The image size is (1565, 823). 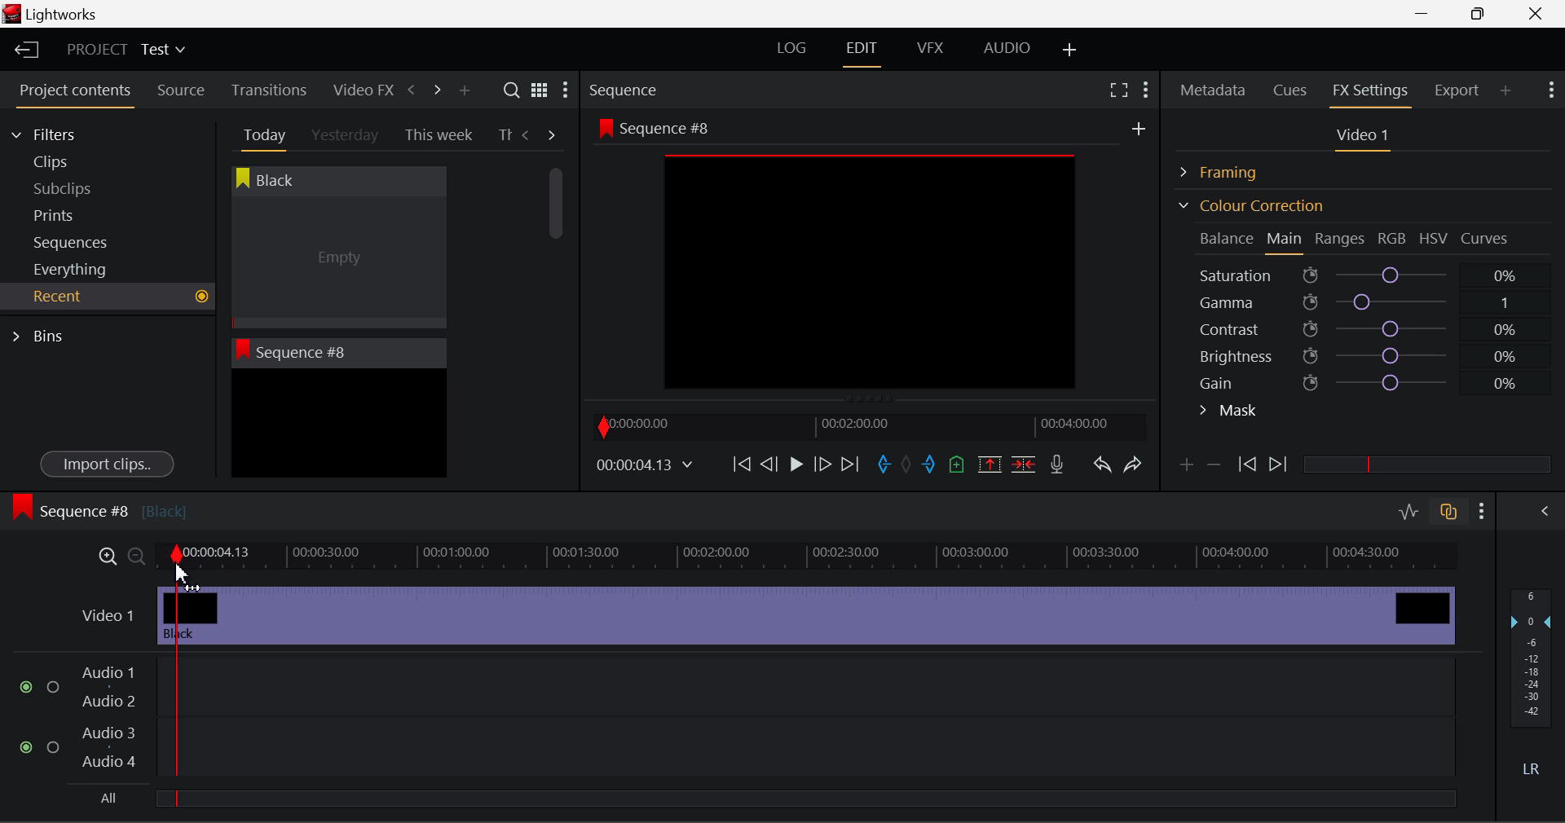 I want to click on Recrod Voiceover, so click(x=1056, y=464).